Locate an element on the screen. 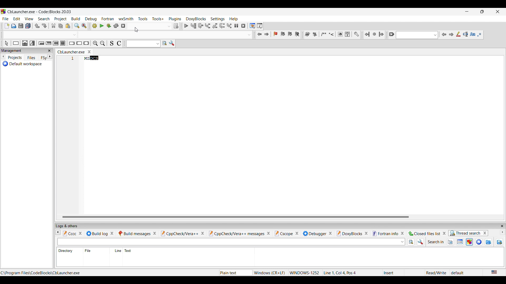  Go to previous is located at coordinates (58, 232).